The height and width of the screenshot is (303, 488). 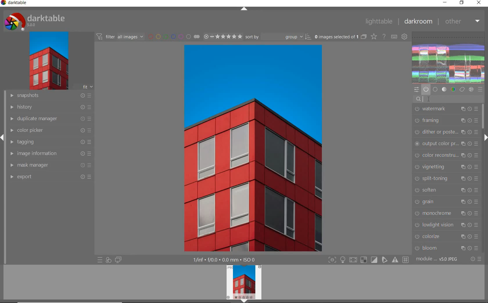 I want to click on toggle modes, so click(x=369, y=260).